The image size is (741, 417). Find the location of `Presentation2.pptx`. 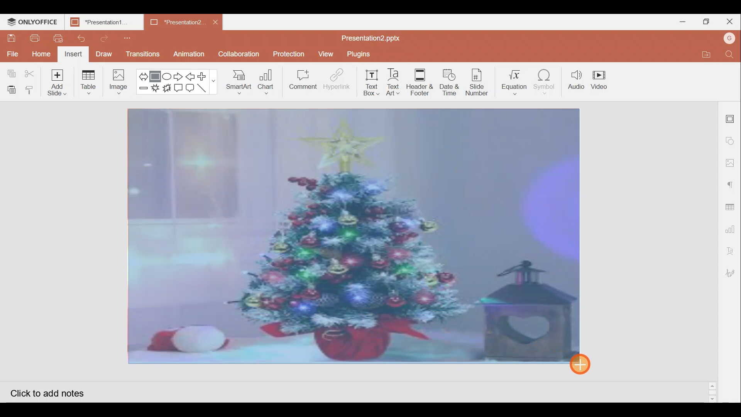

Presentation2.pptx is located at coordinates (377, 37).